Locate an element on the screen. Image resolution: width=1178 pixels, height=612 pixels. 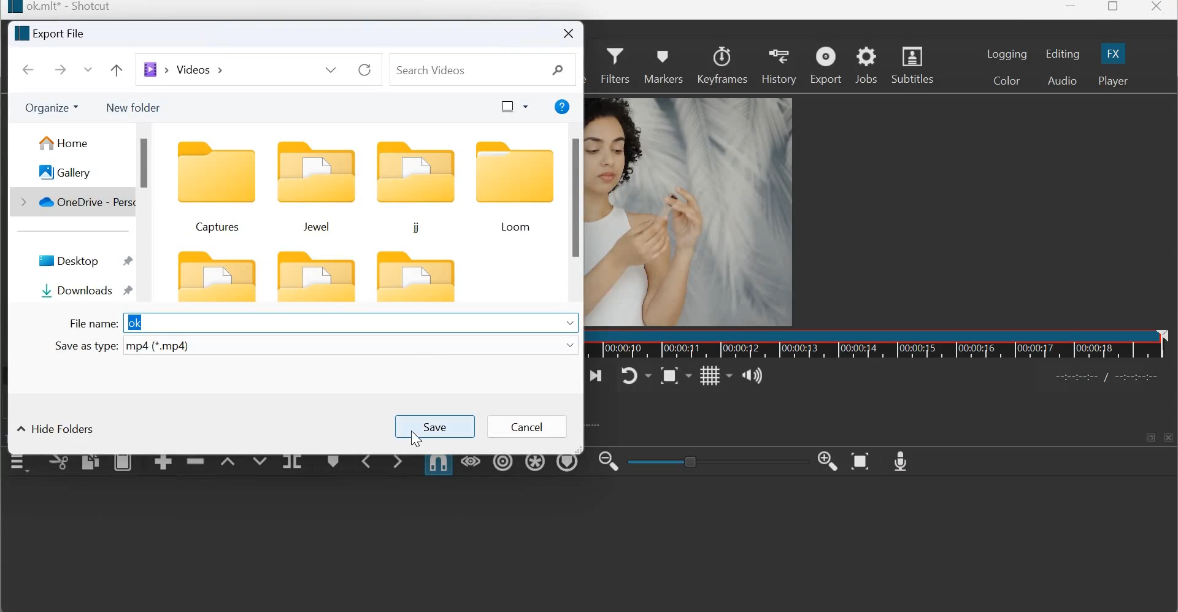
folder is located at coordinates (317, 278).